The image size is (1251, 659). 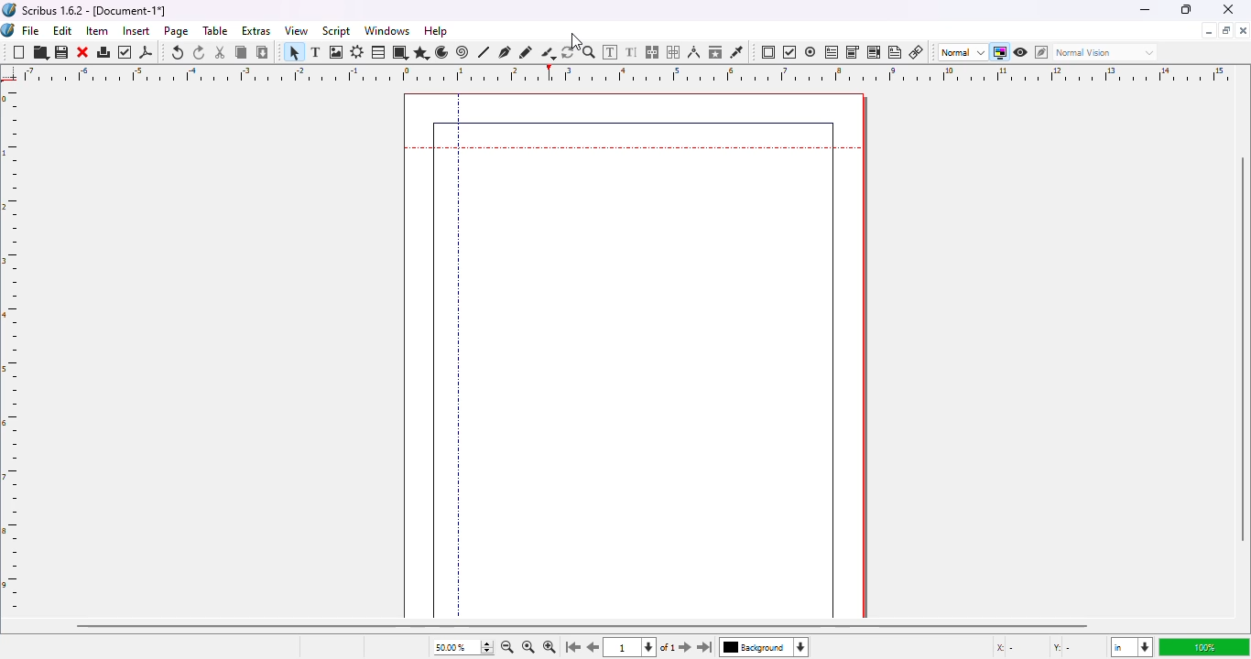 What do you see at coordinates (41, 53) in the screenshot?
I see `open` at bounding box center [41, 53].